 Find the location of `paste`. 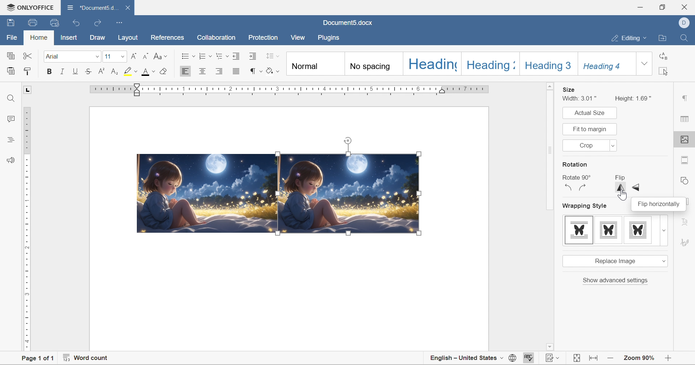

paste is located at coordinates (11, 70).